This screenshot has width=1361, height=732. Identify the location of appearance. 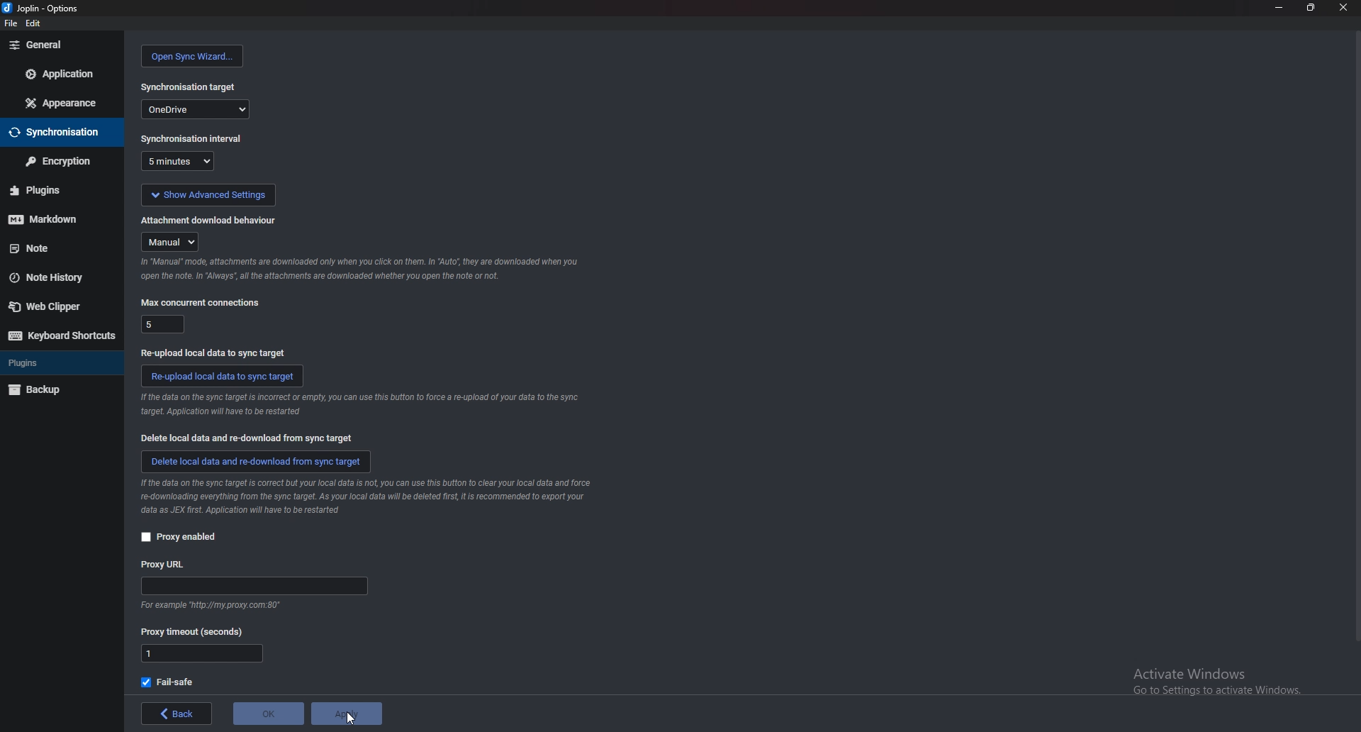
(60, 104).